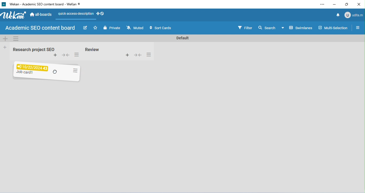 This screenshot has width=365, height=193. I want to click on star this board, so click(96, 28).